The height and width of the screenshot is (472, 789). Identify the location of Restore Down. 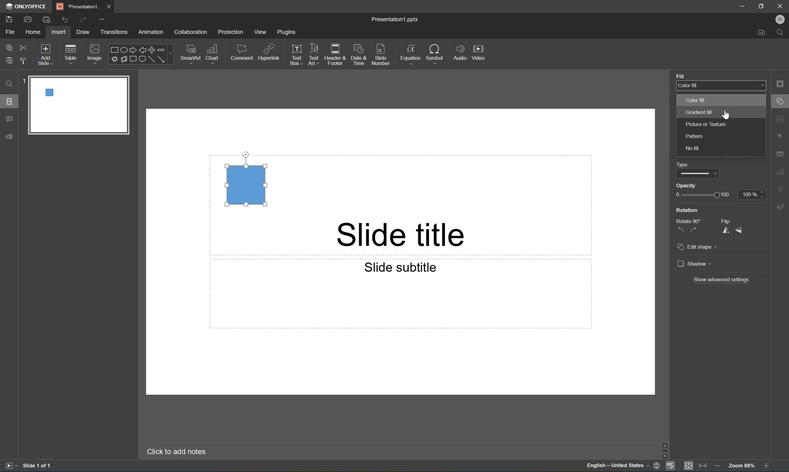
(762, 5).